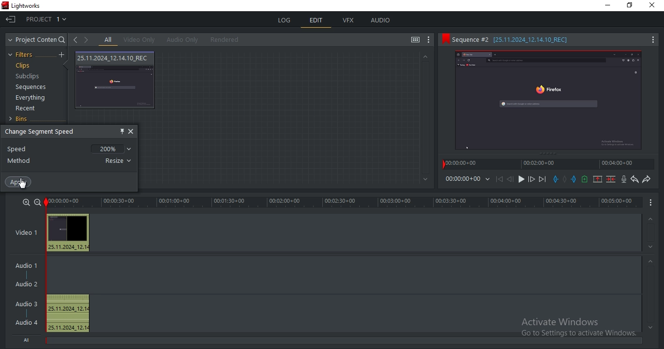 This screenshot has width=664, height=349. What do you see at coordinates (549, 166) in the screenshot?
I see `timeline` at bounding box center [549, 166].